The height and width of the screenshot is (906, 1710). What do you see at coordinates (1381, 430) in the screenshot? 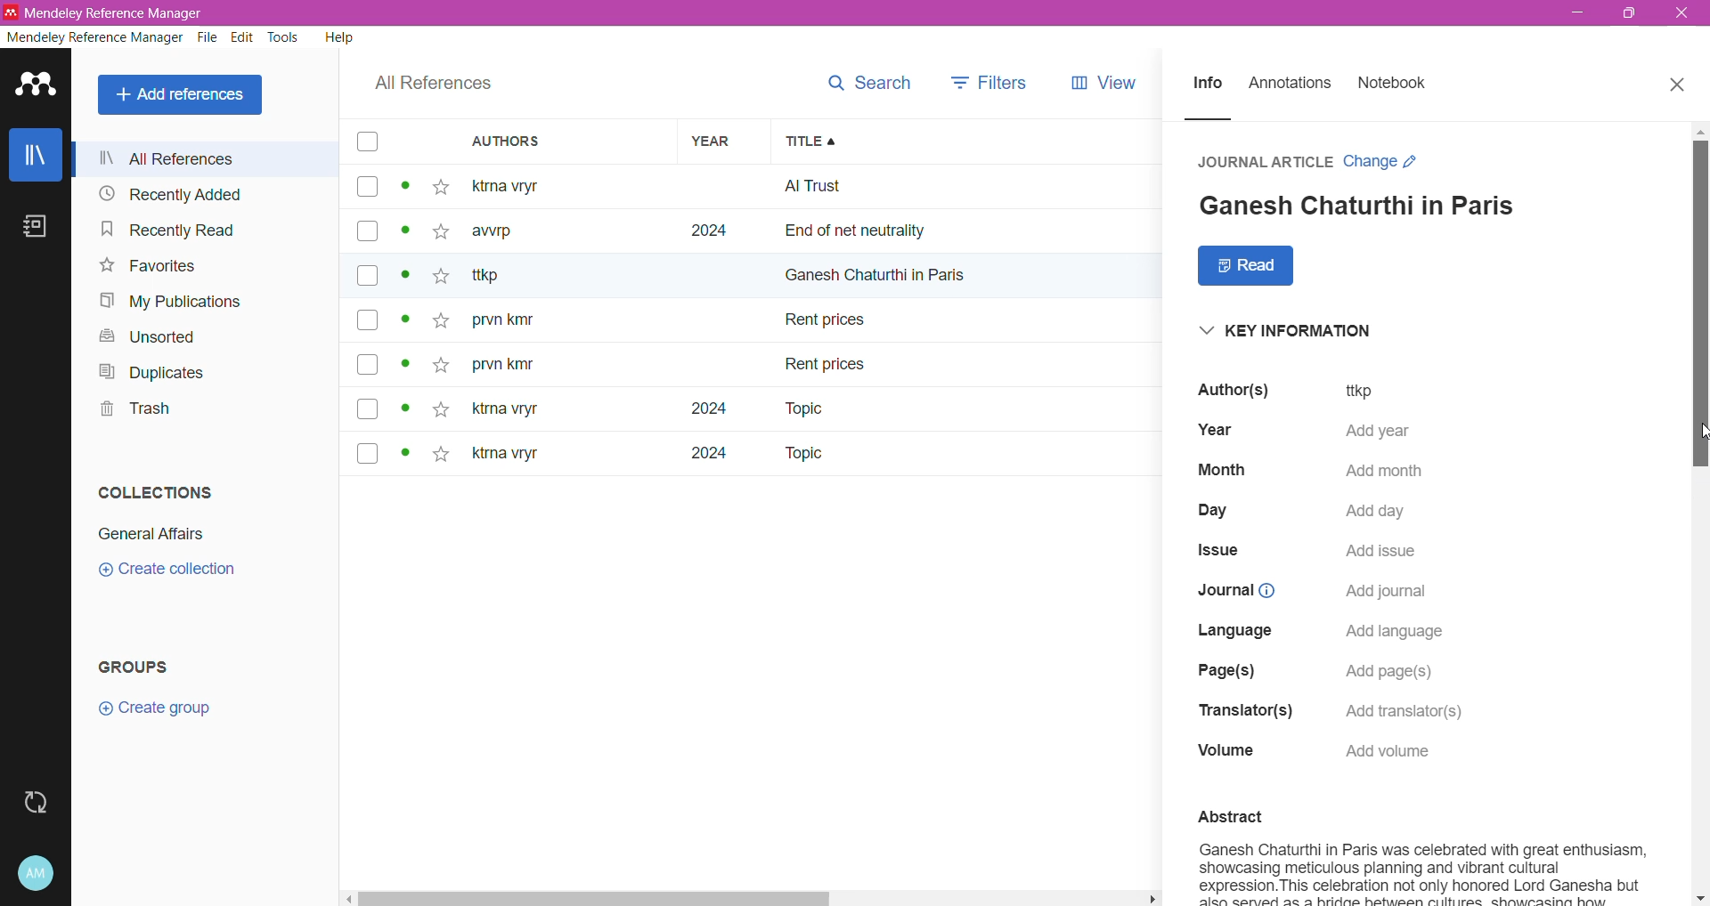
I see `Click to add year` at bounding box center [1381, 430].